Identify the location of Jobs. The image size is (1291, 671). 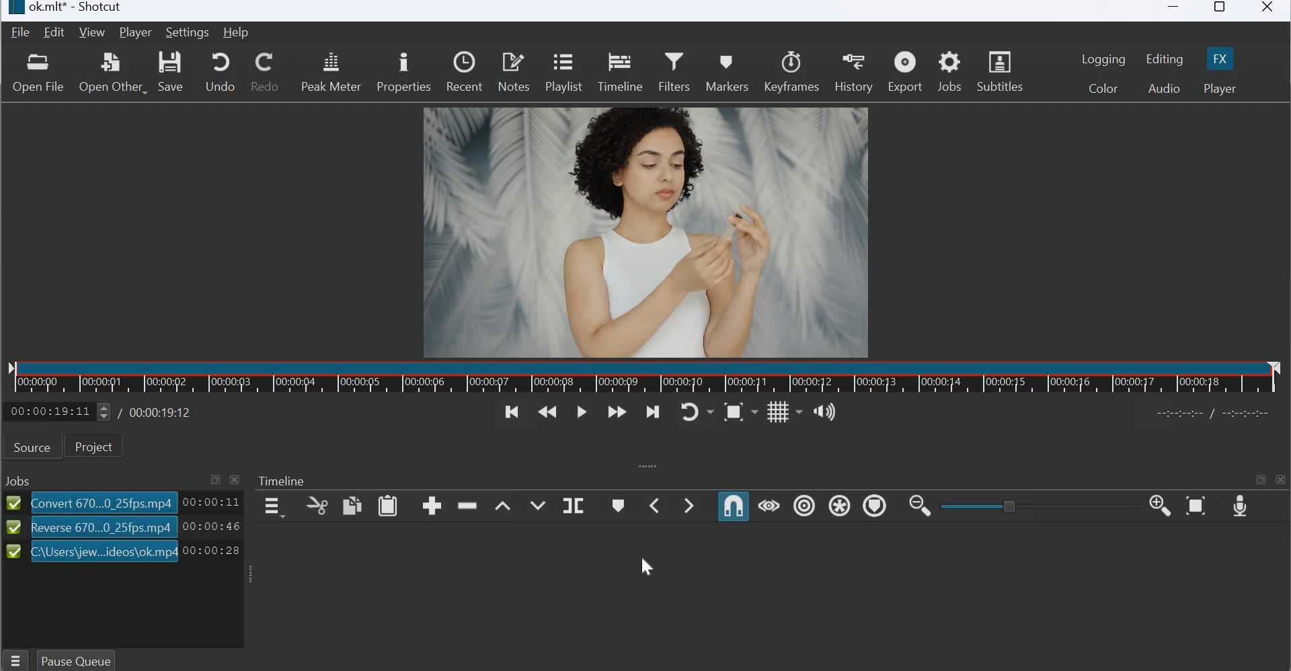
(949, 71).